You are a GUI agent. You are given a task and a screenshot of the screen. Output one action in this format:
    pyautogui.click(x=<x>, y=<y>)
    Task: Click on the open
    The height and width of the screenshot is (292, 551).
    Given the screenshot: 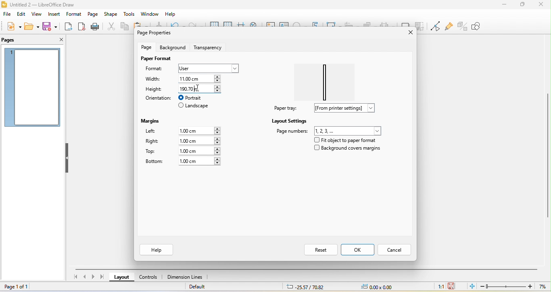 What is the action you would take?
    pyautogui.click(x=31, y=26)
    